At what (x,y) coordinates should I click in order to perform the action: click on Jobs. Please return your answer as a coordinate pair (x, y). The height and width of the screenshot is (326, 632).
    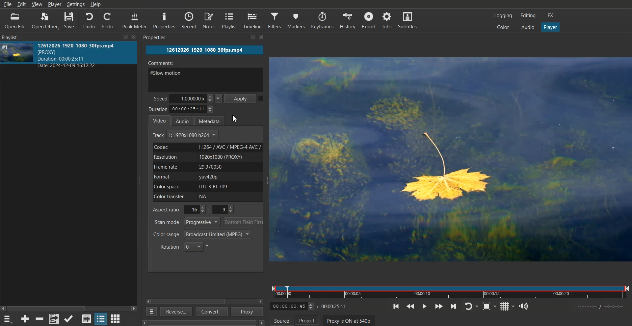
    Looking at the image, I should click on (388, 20).